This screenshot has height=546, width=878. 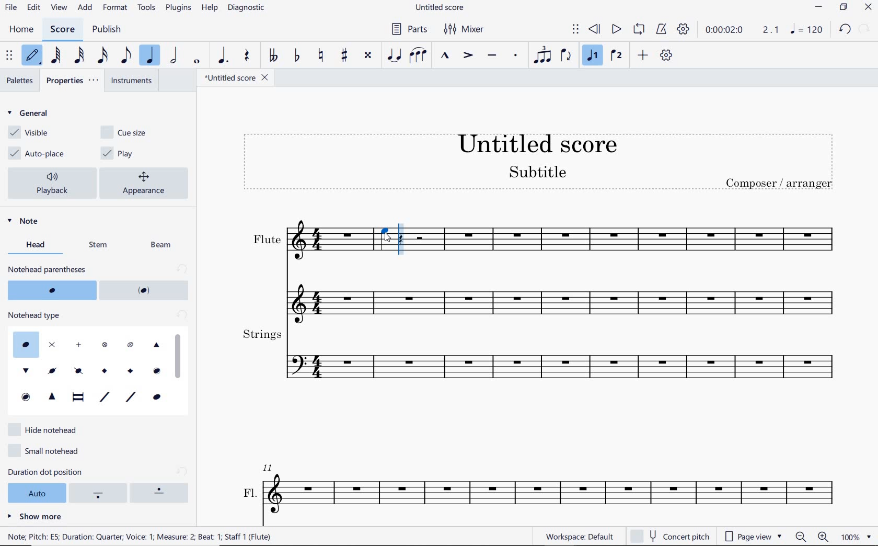 I want to click on SELECT TO MOVE, so click(x=10, y=56).